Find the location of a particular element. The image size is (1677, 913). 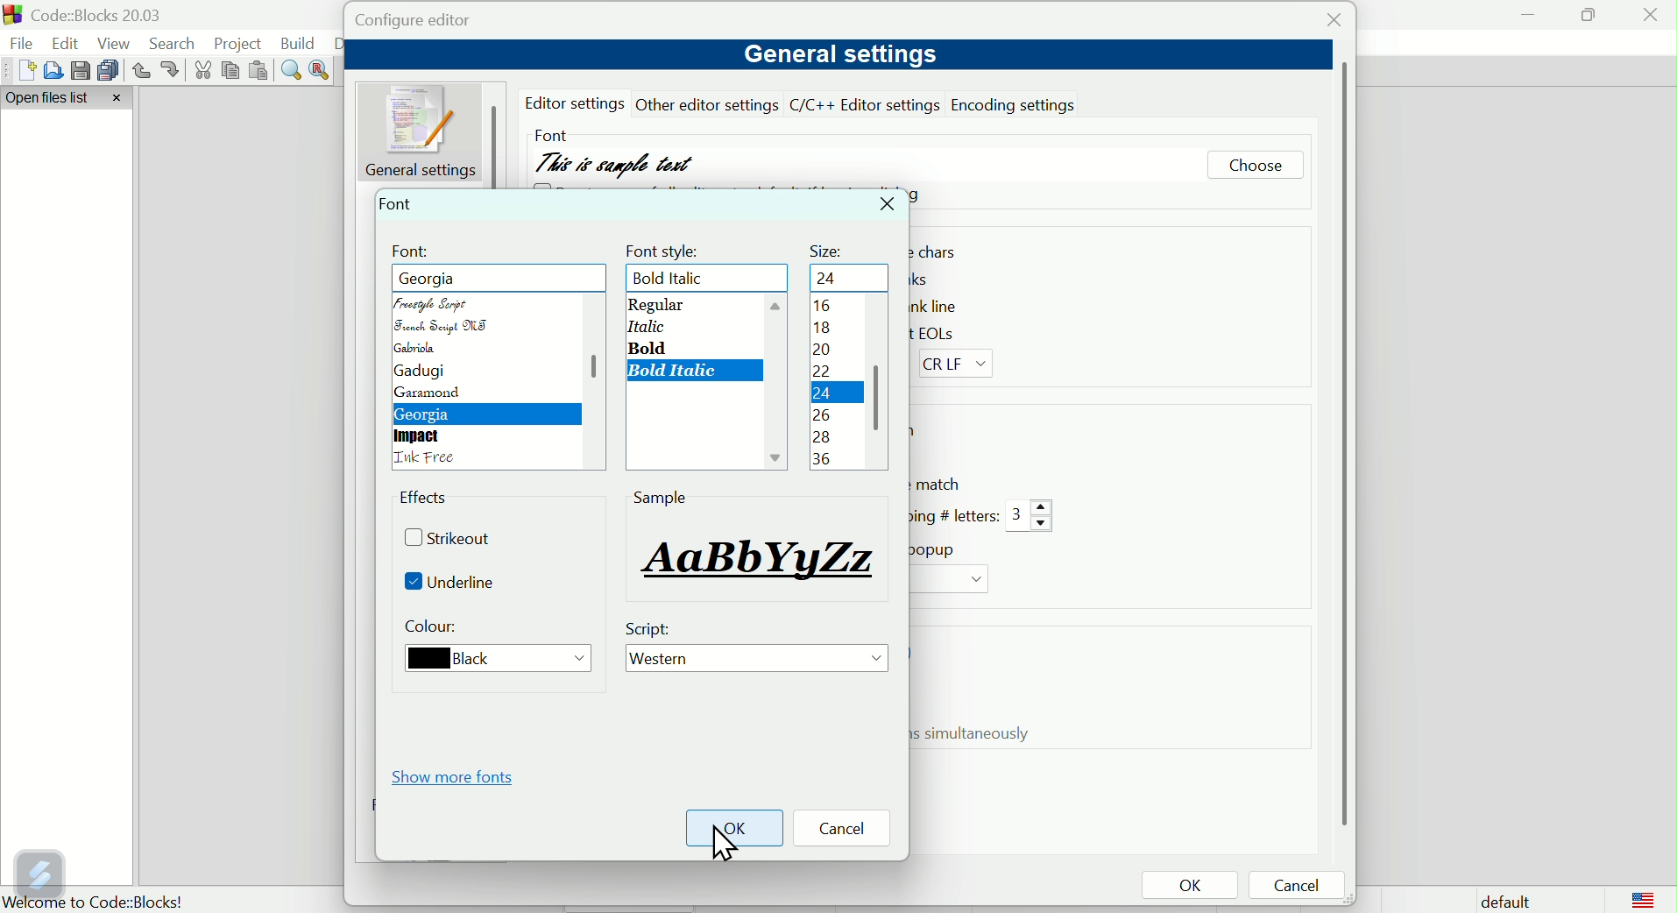

Search is located at coordinates (177, 44).